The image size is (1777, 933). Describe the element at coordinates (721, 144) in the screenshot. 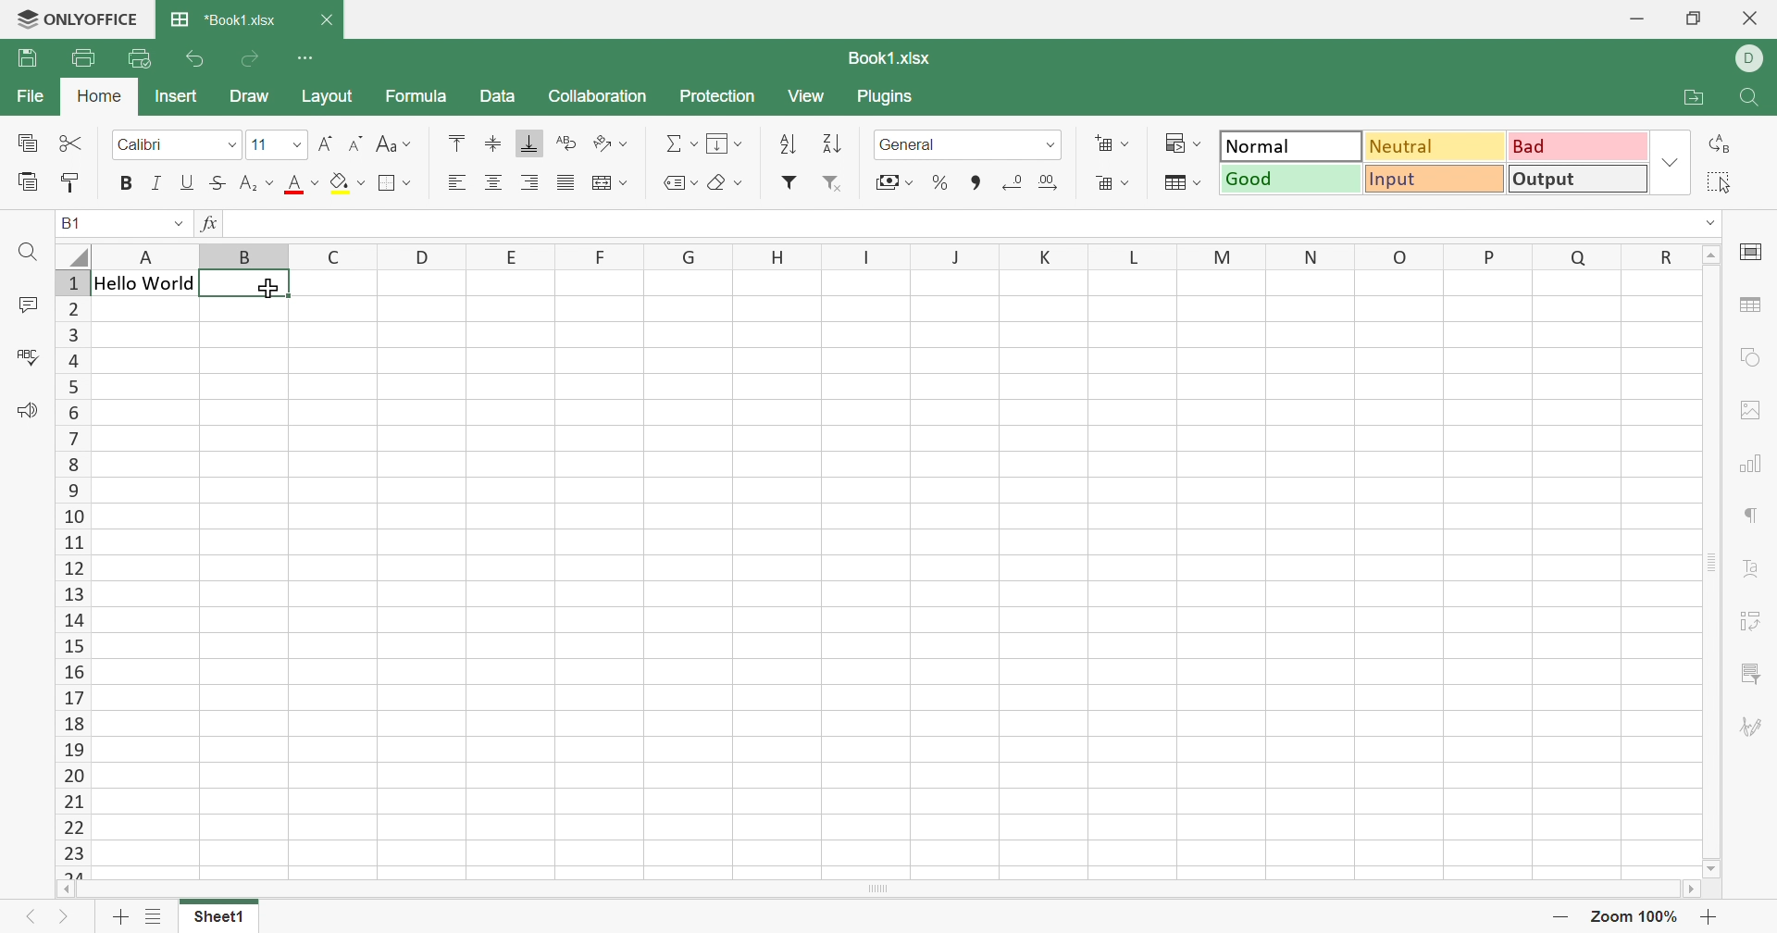

I see `Fill` at that location.